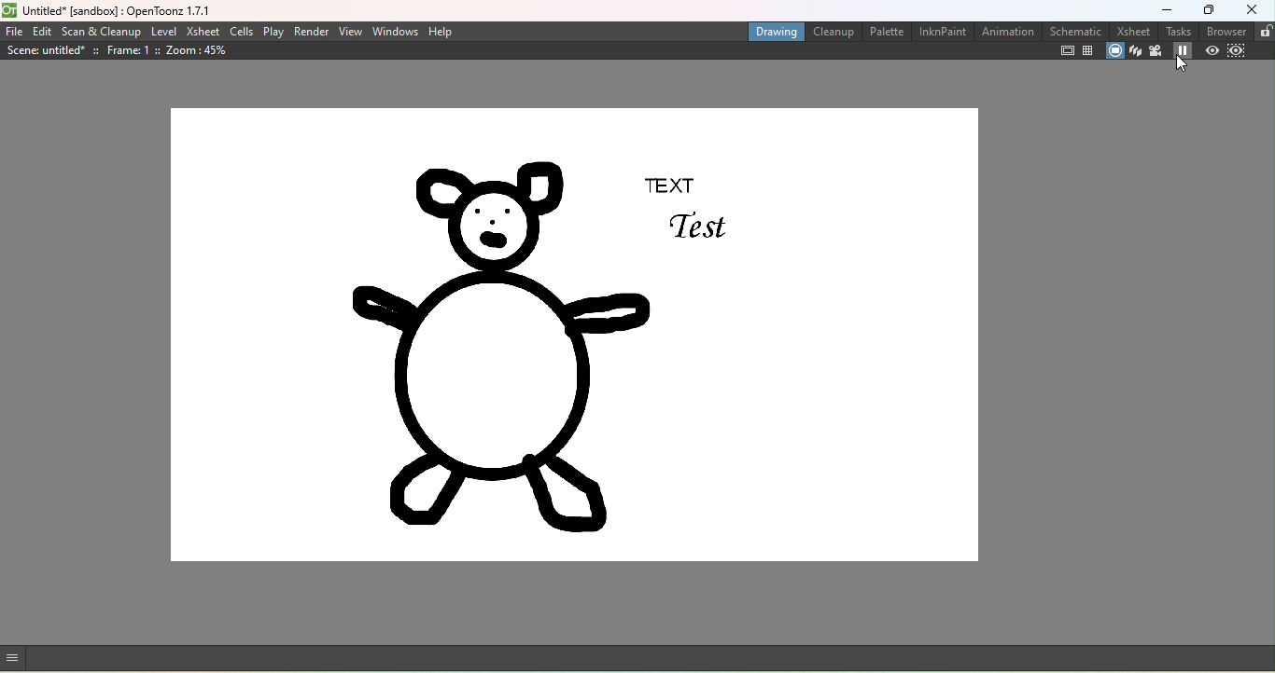 The width and height of the screenshot is (1275, 673). Describe the element at coordinates (885, 33) in the screenshot. I see `Palette` at that location.